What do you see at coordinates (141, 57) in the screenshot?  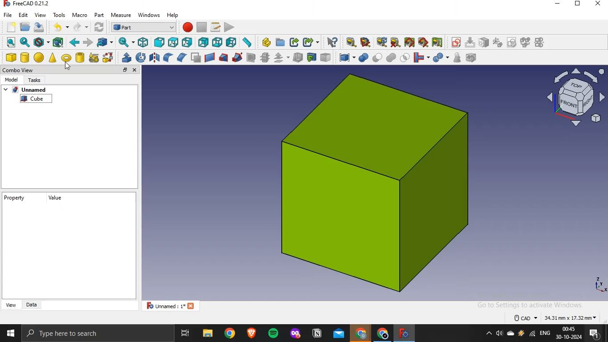 I see `revolve` at bounding box center [141, 57].